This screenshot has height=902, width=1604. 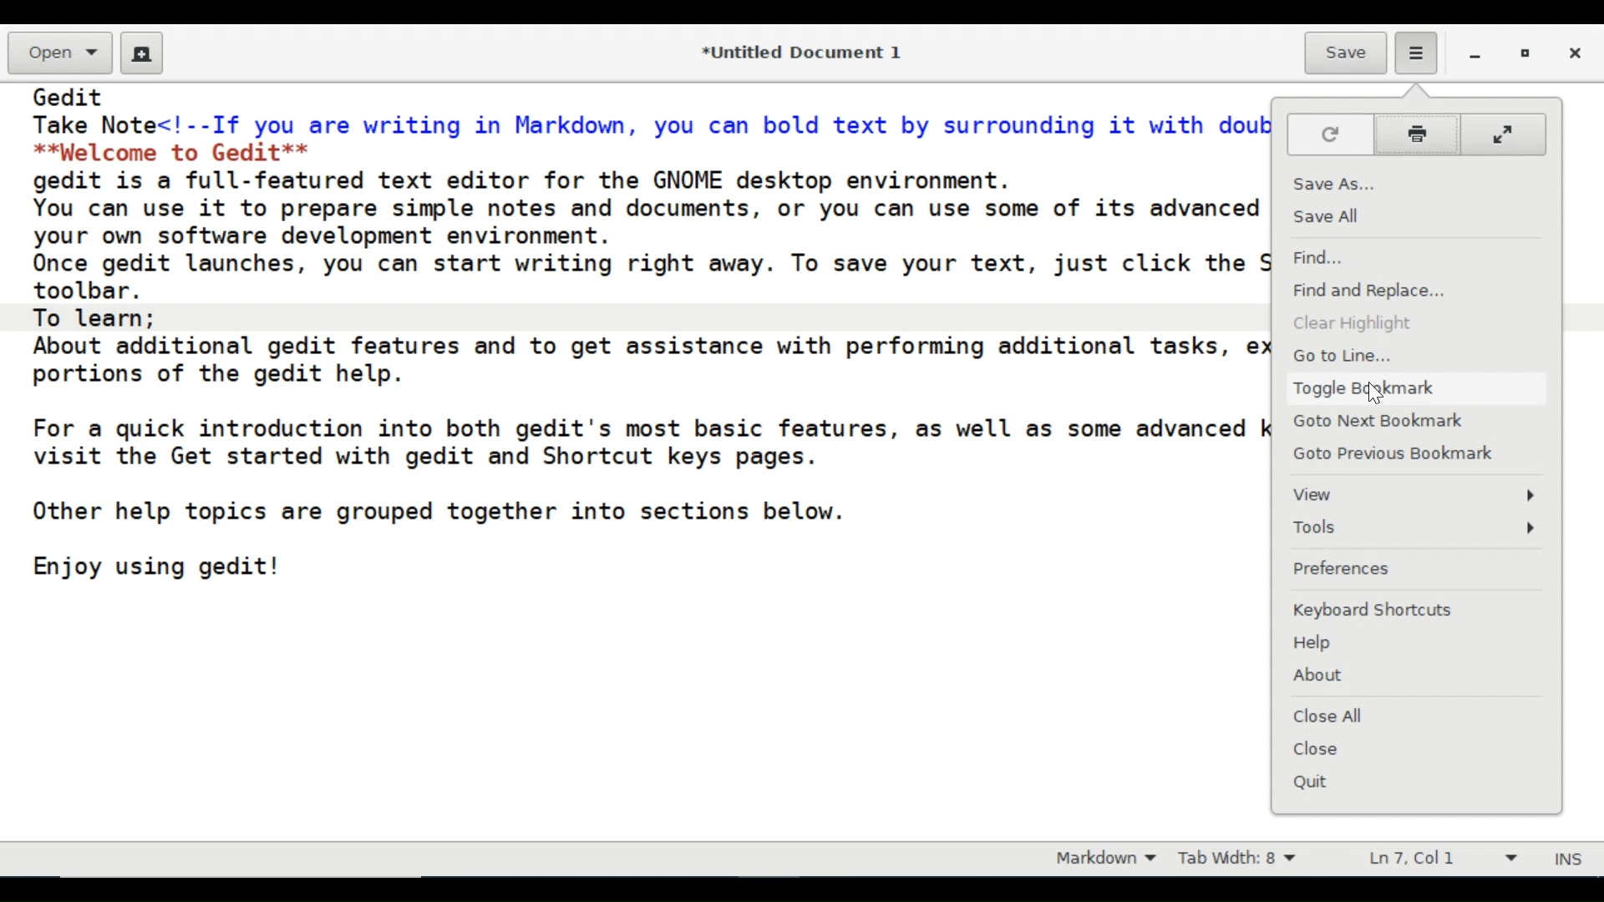 I want to click on Keyboard Shortcuts, so click(x=1377, y=610).